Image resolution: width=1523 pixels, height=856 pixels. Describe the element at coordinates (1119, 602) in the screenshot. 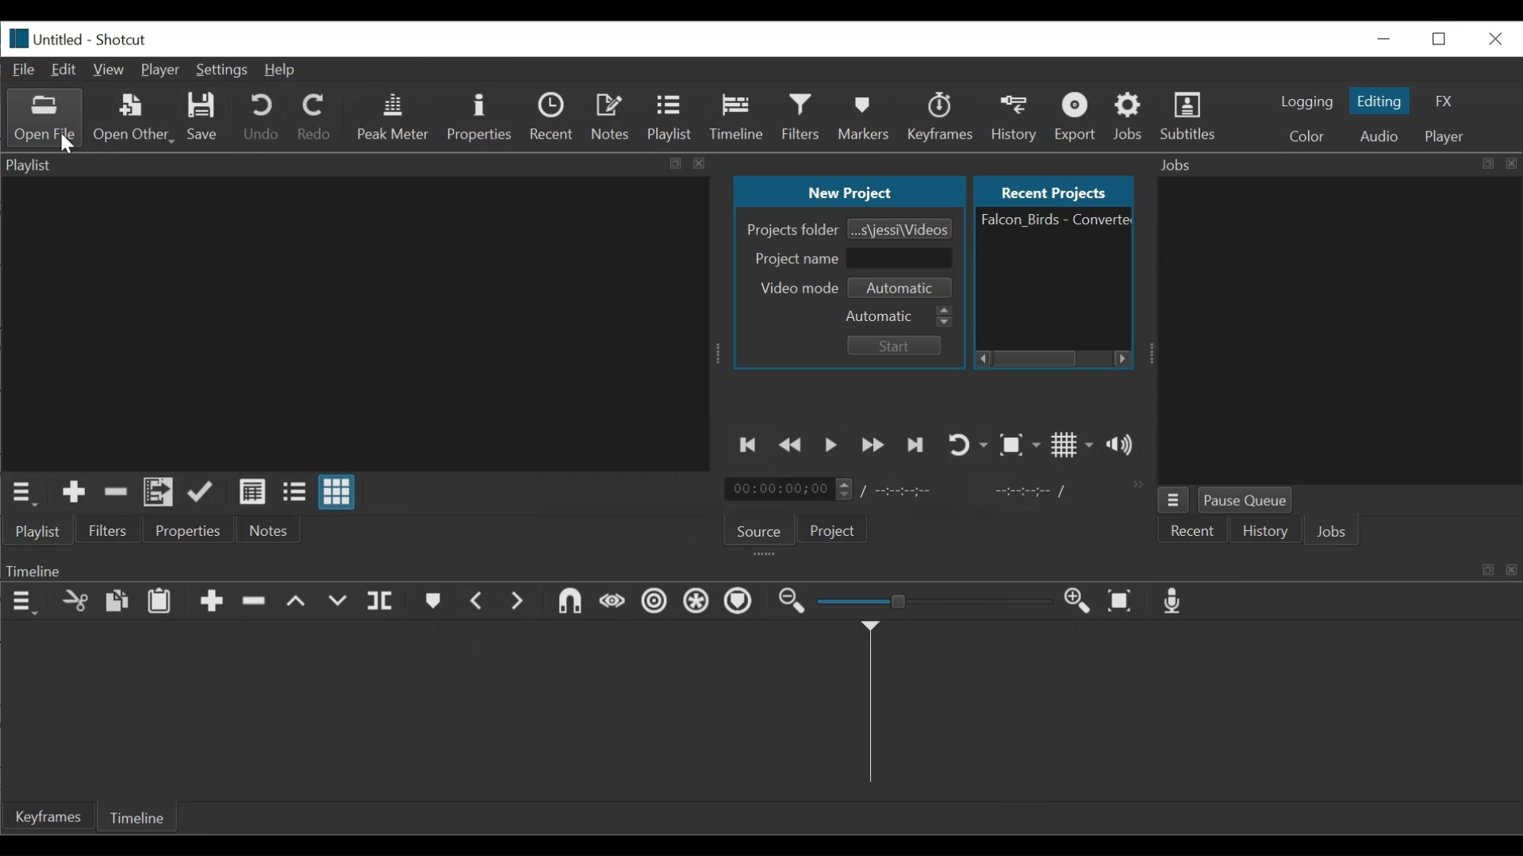

I see `Zoom timeline to fit` at that location.